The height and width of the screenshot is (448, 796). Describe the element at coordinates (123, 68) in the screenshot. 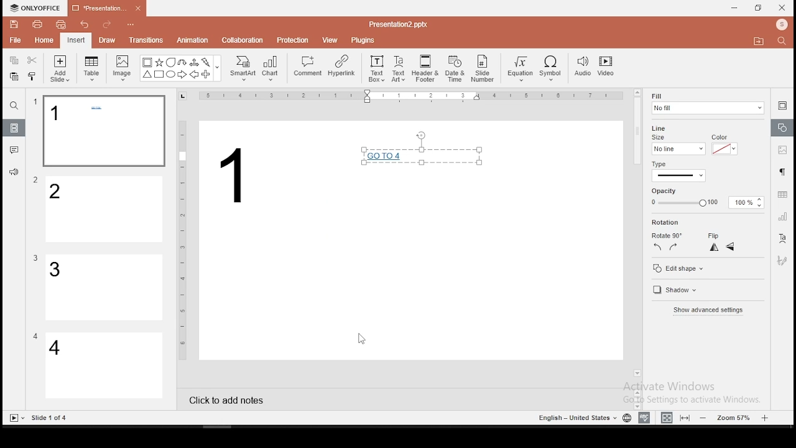

I see `image` at that location.